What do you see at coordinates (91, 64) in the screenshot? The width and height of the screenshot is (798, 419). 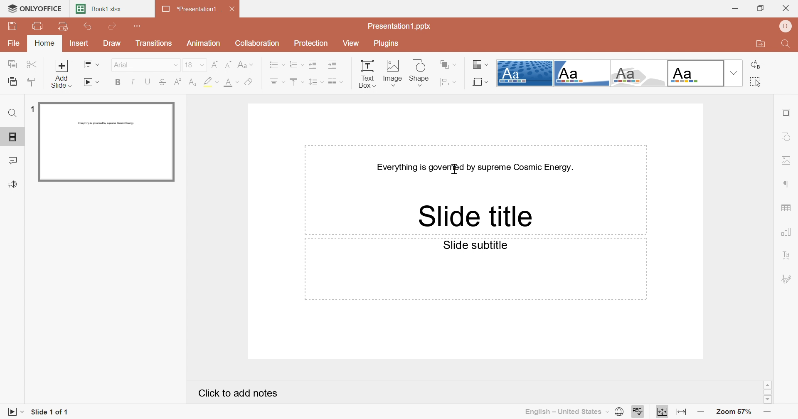 I see `Change slide layout` at bounding box center [91, 64].